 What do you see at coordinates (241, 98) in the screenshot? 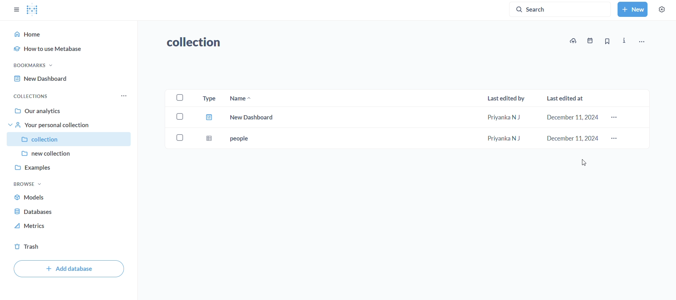
I see `name` at bounding box center [241, 98].